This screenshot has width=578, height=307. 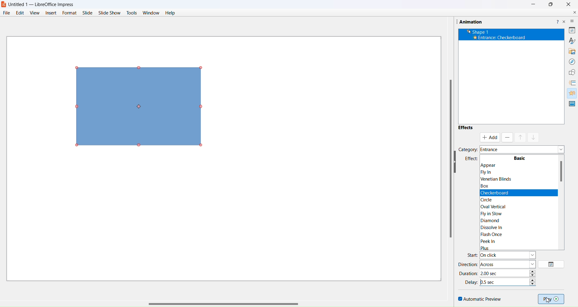 I want to click on Box, so click(x=487, y=185).